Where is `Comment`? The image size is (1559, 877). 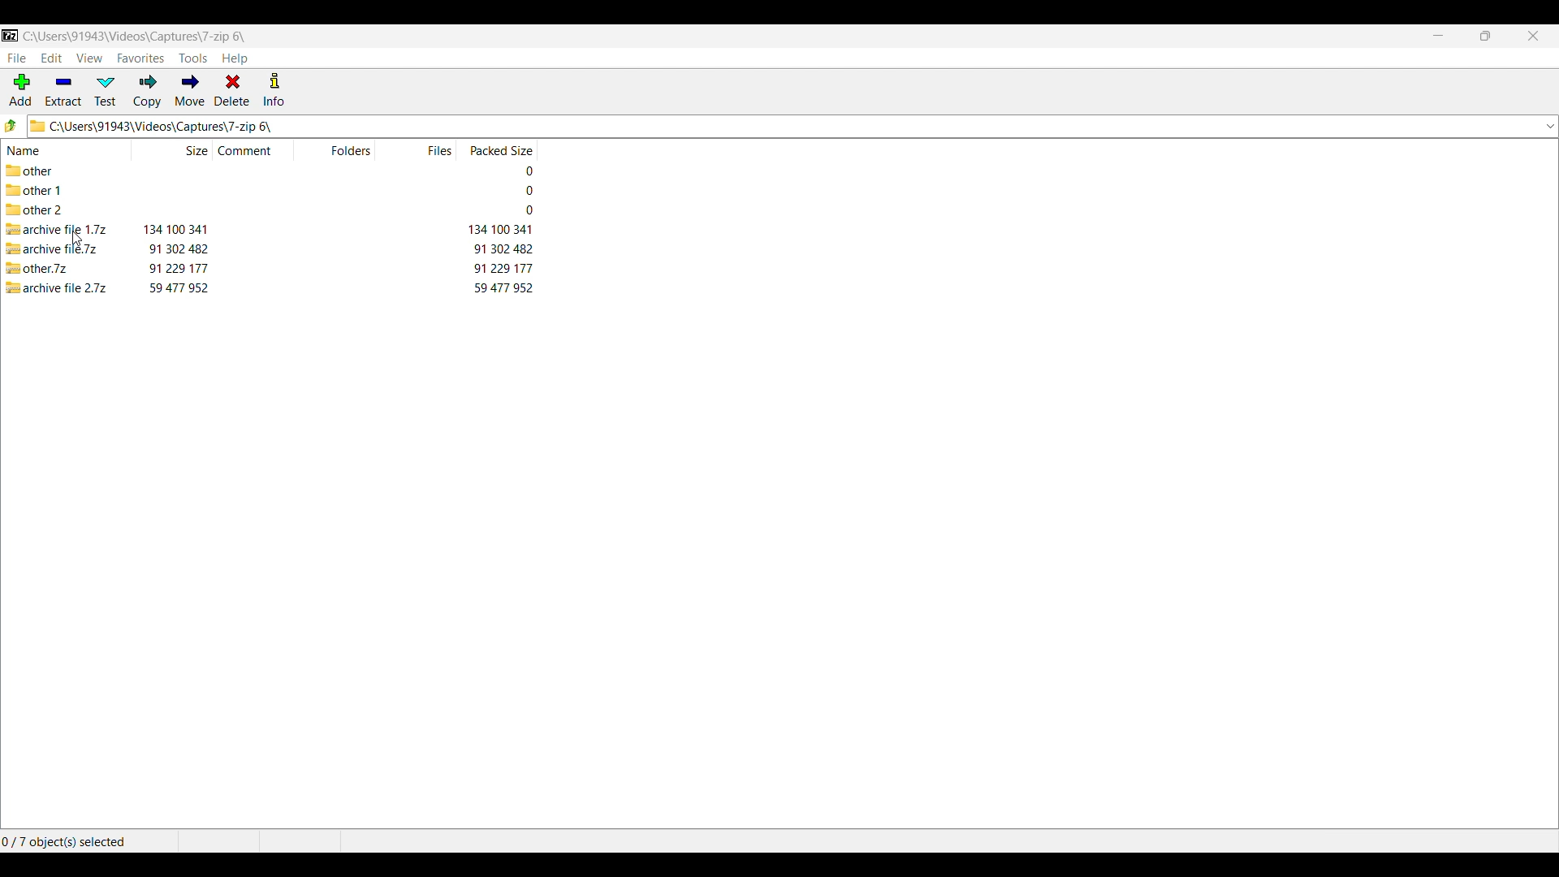
Comment is located at coordinates (249, 149).